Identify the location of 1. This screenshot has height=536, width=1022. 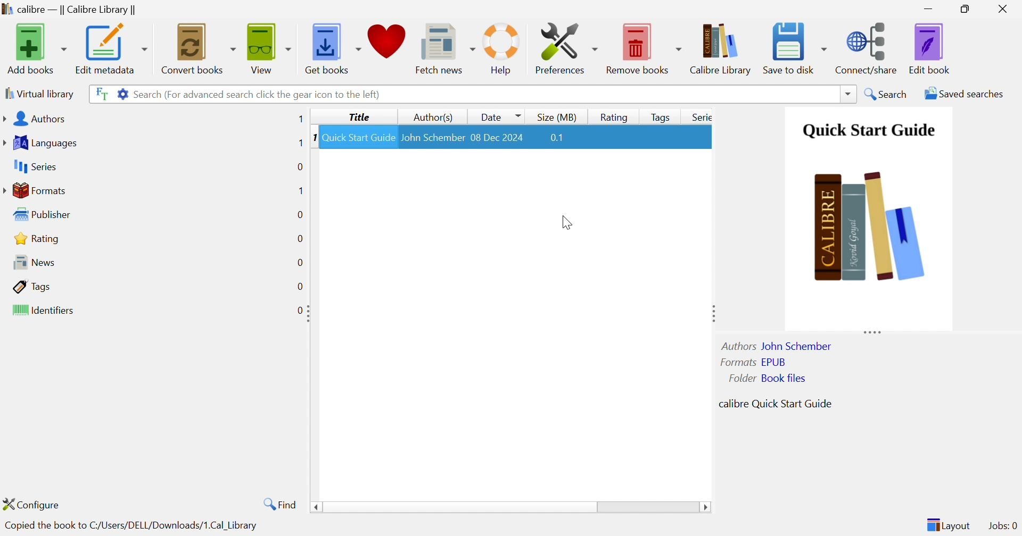
(300, 190).